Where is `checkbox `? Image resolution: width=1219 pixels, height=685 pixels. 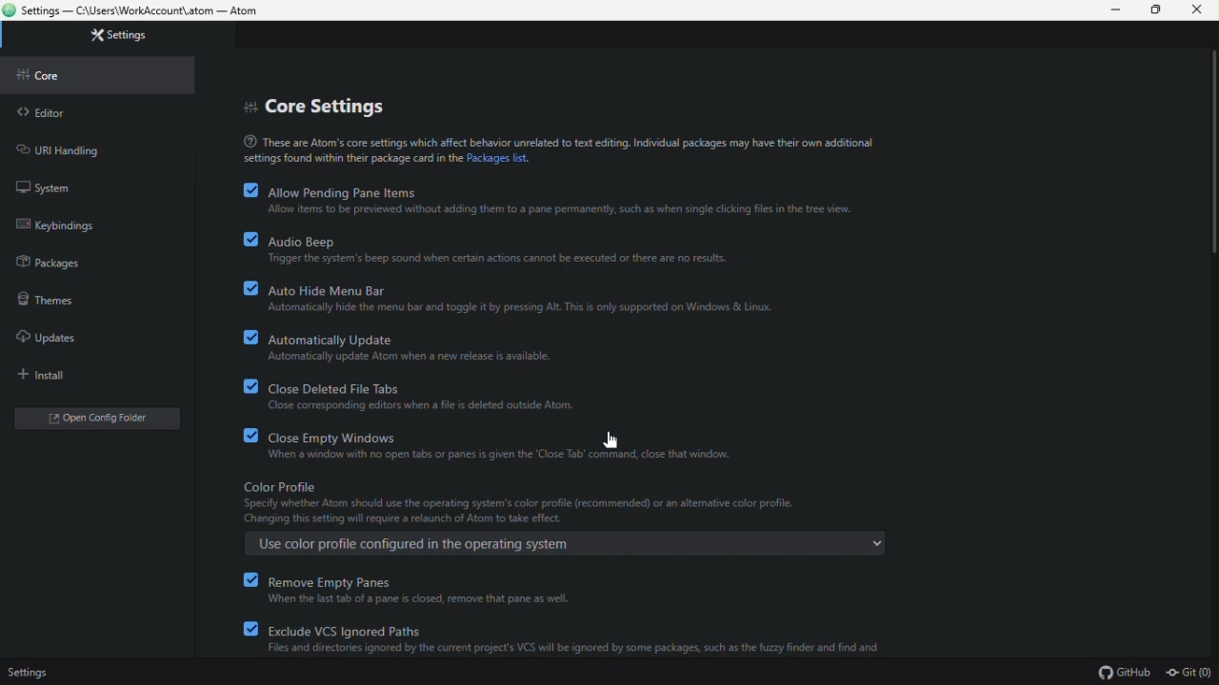
checkbox  is located at coordinates (243, 289).